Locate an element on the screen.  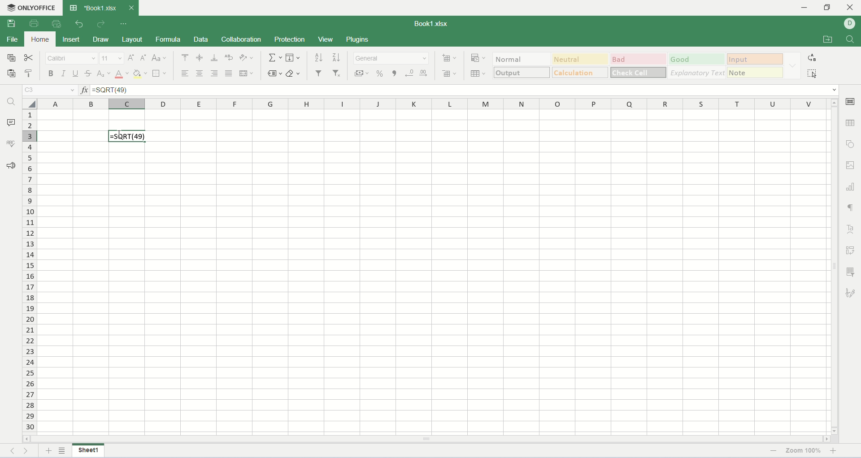
increase decimal is located at coordinates (422, 72).